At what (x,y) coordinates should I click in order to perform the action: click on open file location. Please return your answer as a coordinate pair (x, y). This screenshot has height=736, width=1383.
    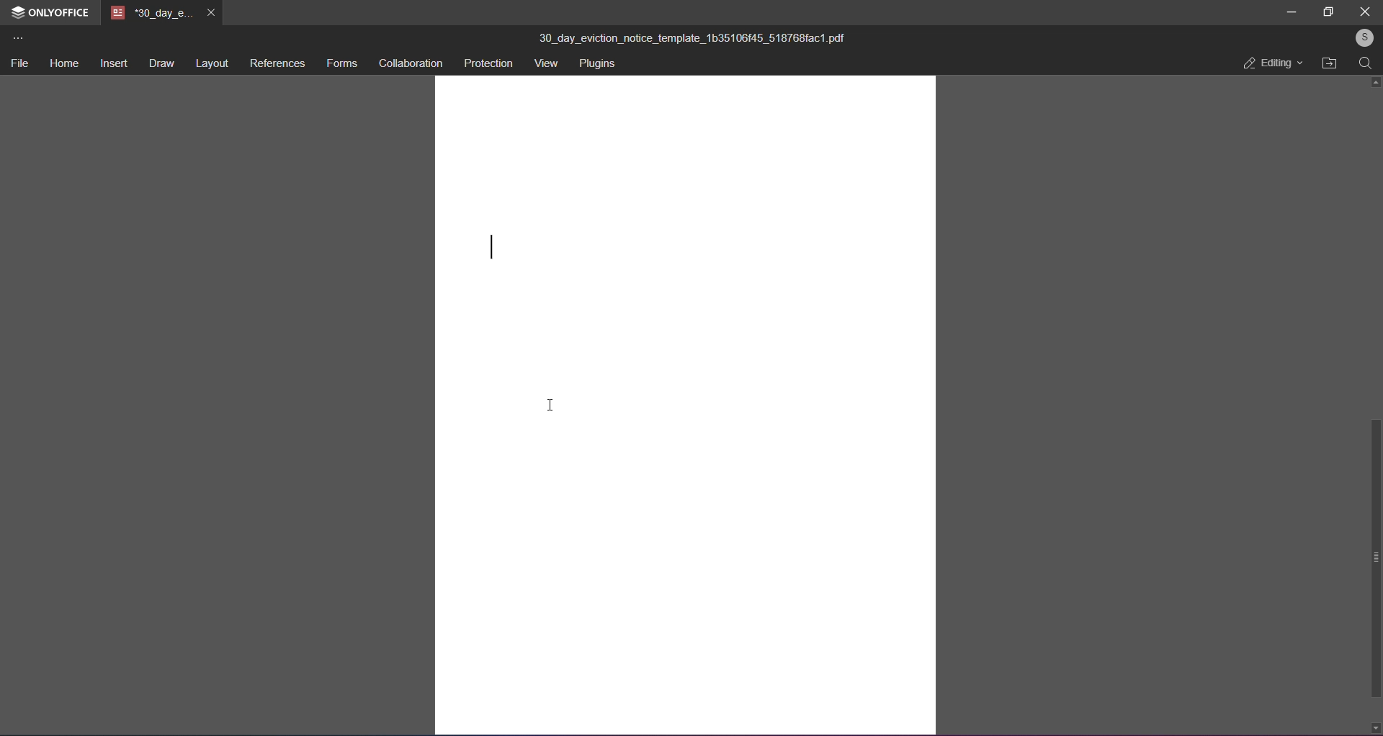
    Looking at the image, I should click on (1329, 64).